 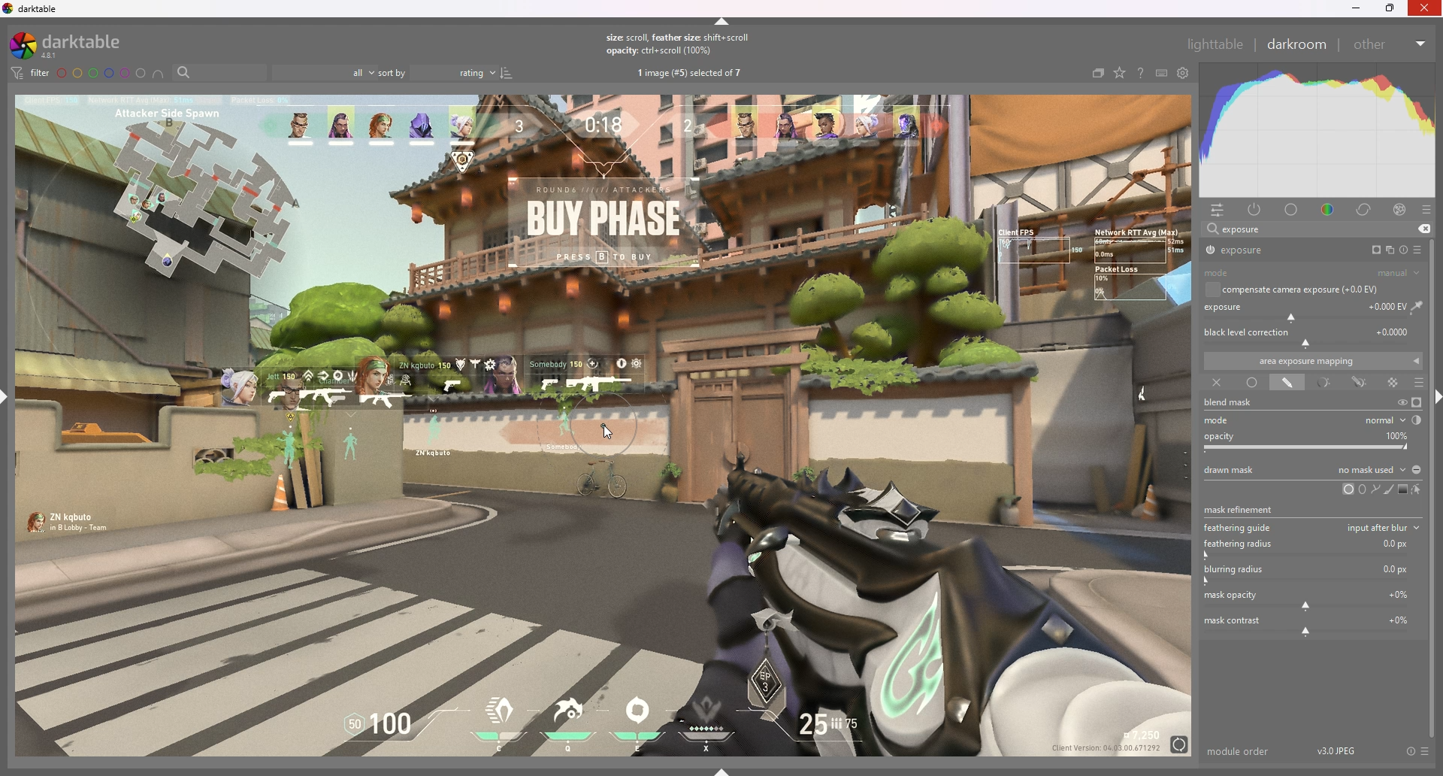 I want to click on filter by images rating, so click(x=325, y=73).